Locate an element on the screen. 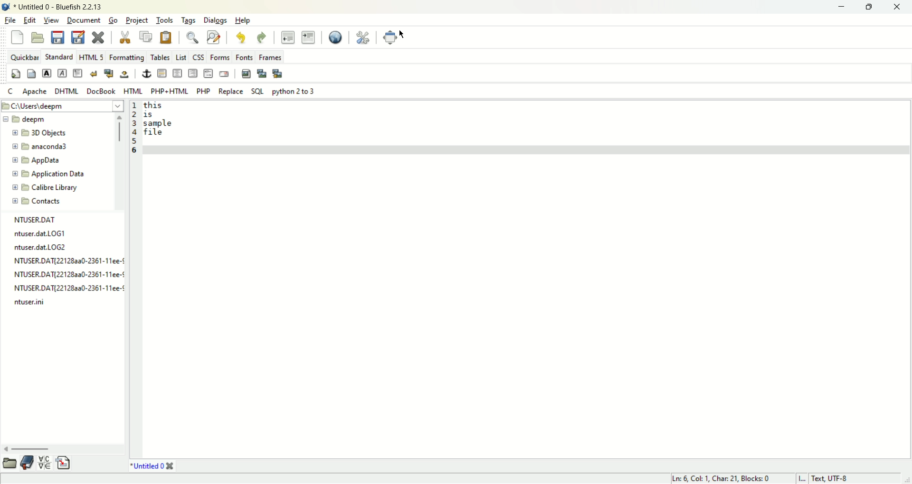 This screenshot has height=484, width=912. paragraph is located at coordinates (78, 73).